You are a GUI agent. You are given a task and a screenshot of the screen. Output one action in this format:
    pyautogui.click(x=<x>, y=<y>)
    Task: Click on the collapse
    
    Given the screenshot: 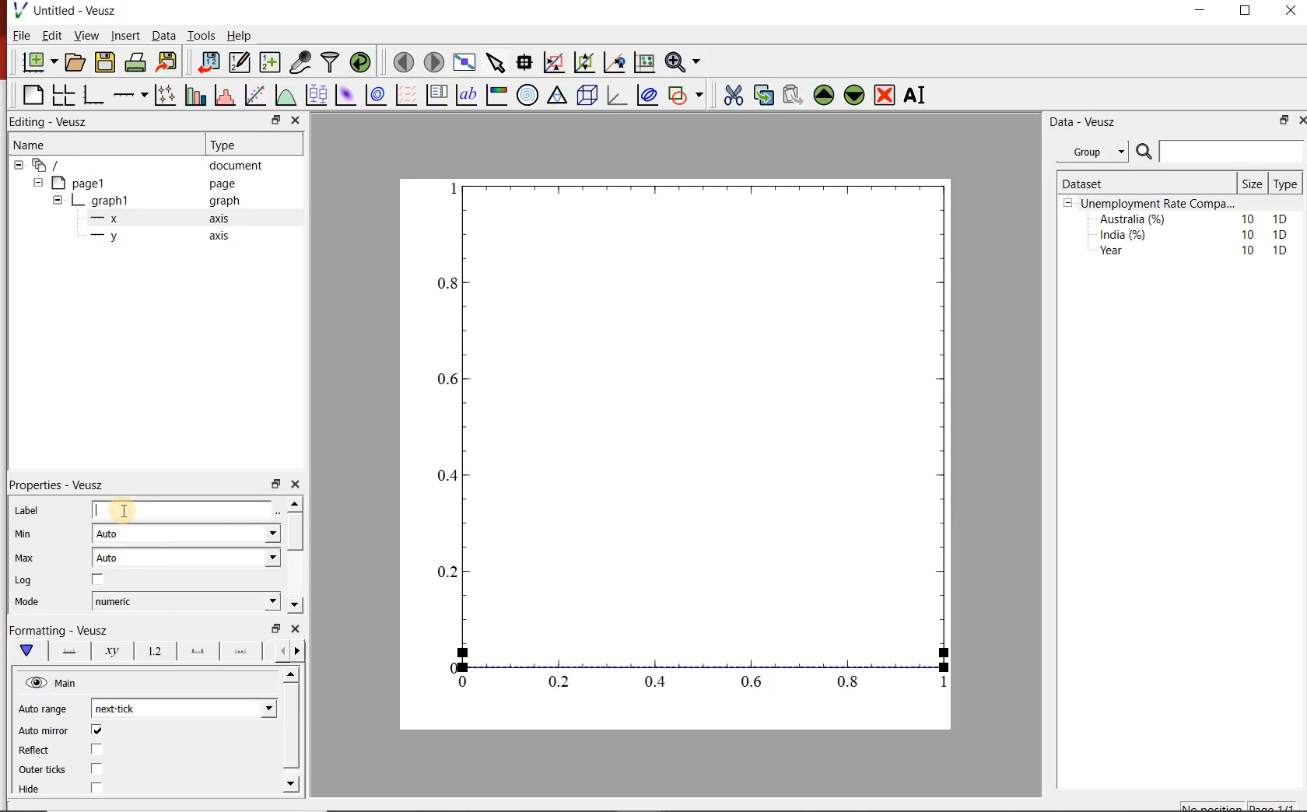 What is the action you would take?
    pyautogui.click(x=37, y=183)
    